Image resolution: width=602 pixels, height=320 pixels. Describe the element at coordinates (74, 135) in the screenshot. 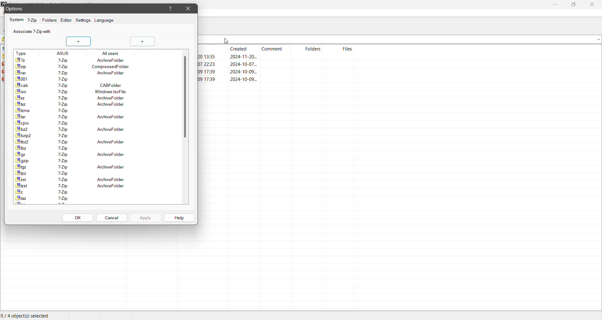

I see `Available system details` at that location.